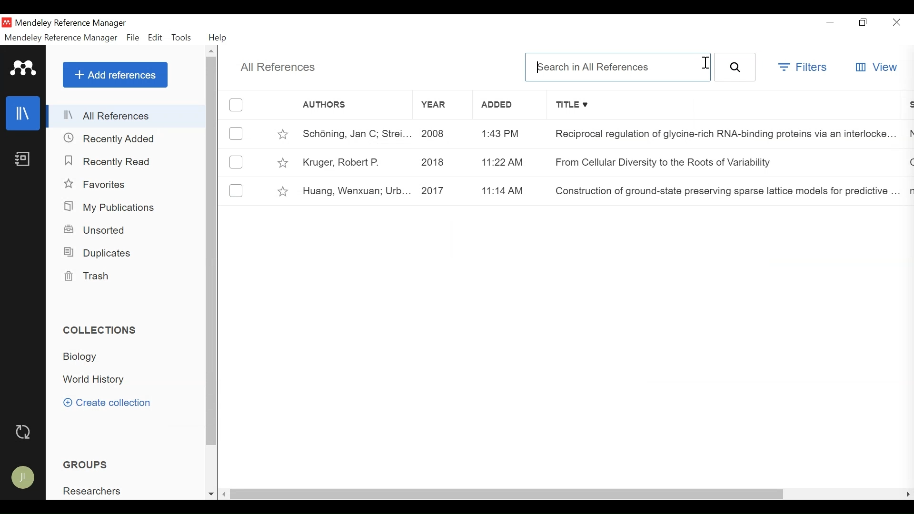 The height and width of the screenshot is (514, 914). I want to click on Tools, so click(183, 39).